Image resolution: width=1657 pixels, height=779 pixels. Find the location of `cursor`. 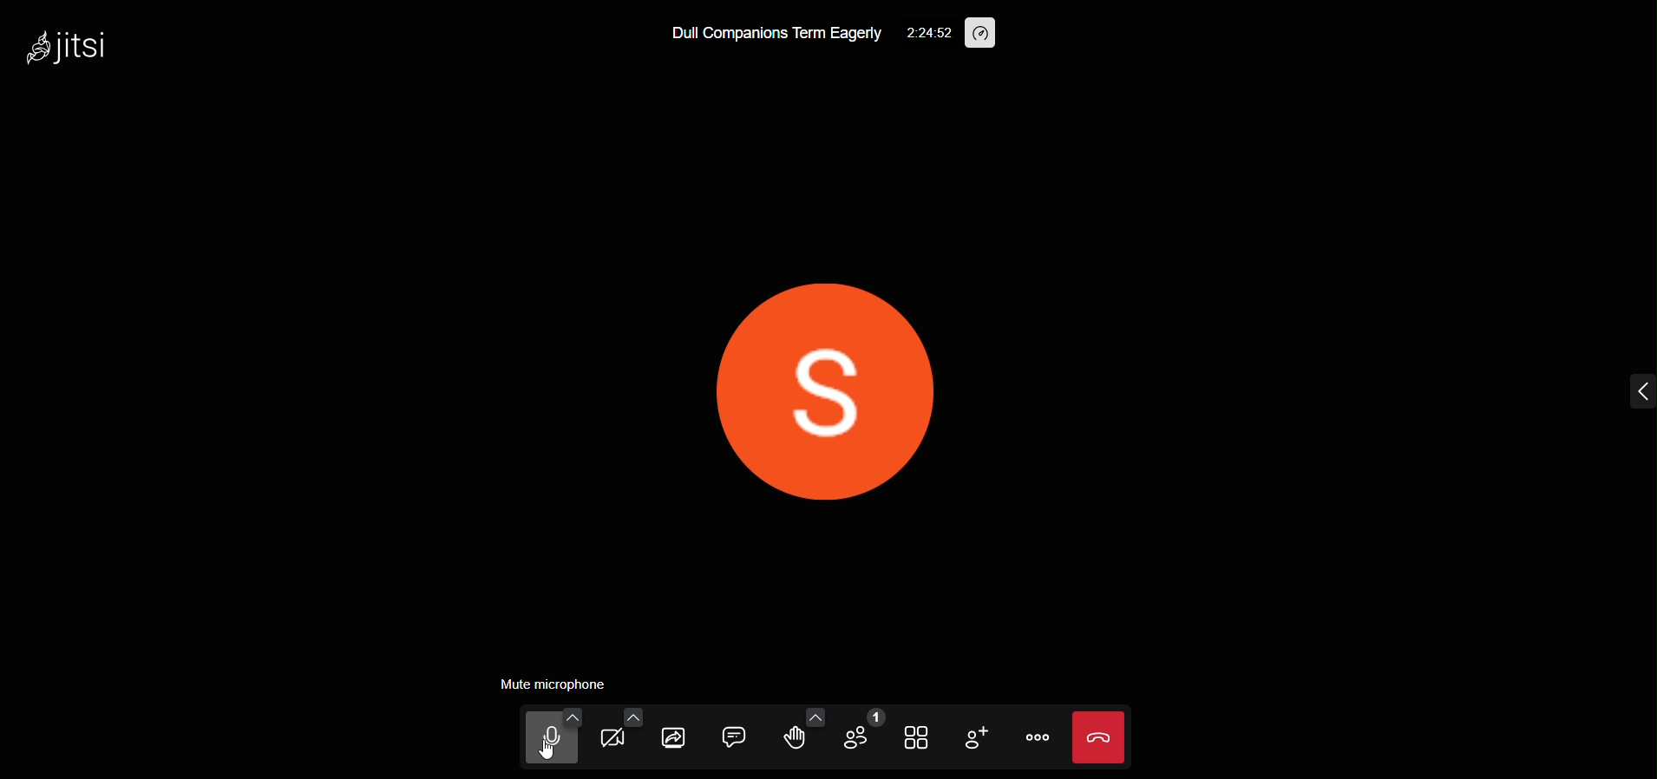

cursor is located at coordinates (540, 752).